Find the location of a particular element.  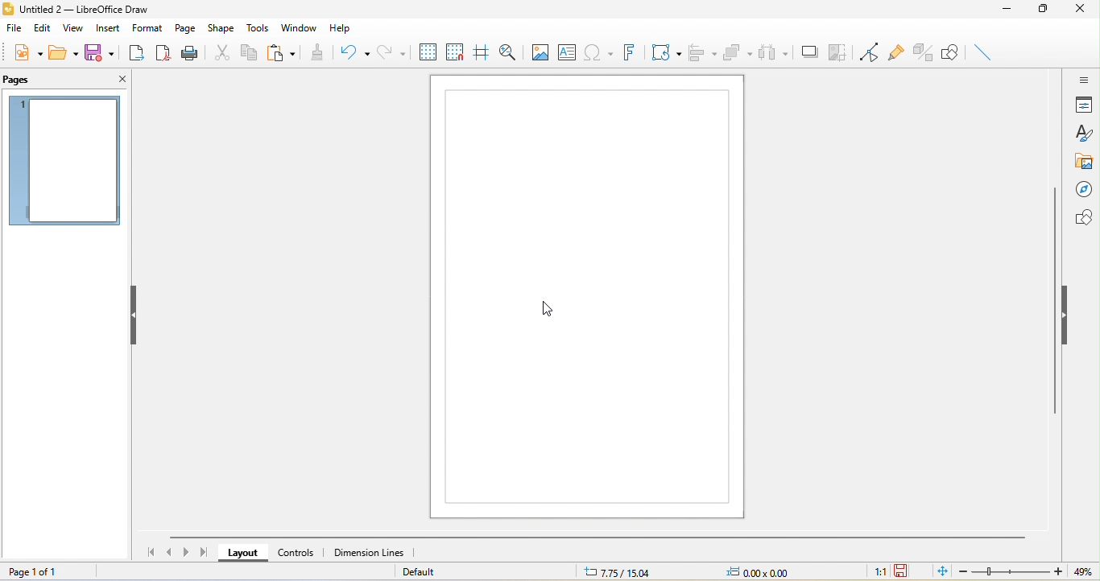

file is located at coordinates (15, 27).